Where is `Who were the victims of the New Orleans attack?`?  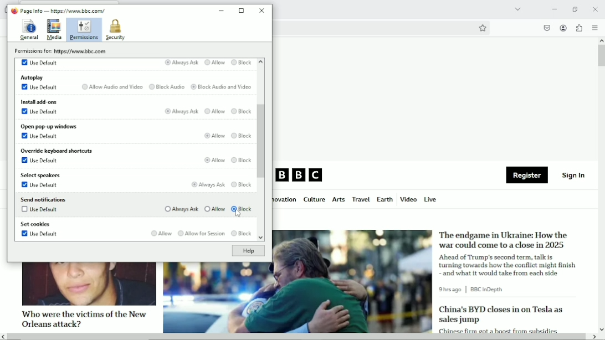 Who were the victims of the New Orleans attack? is located at coordinates (83, 318).